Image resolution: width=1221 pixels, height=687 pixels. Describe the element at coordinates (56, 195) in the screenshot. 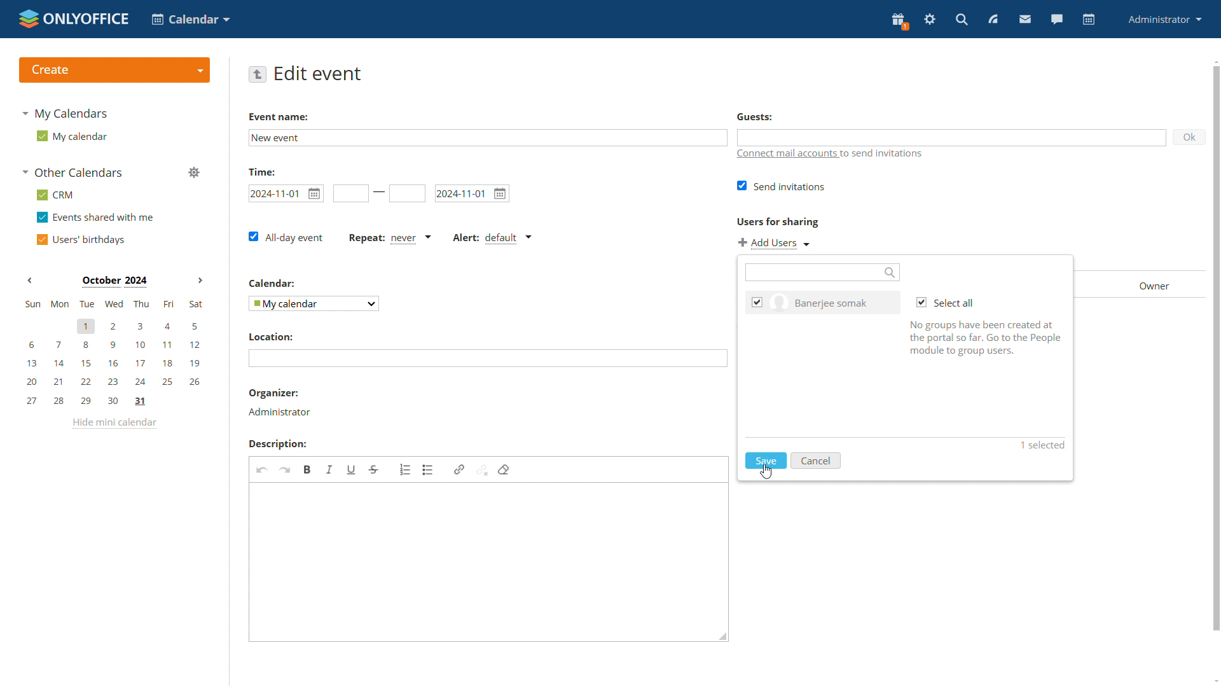

I see `crm` at that location.